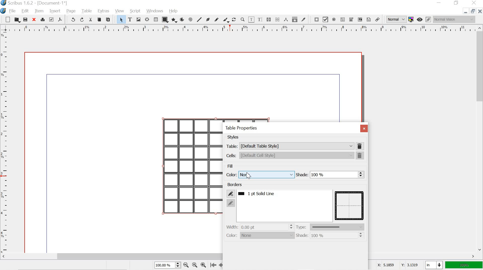 This screenshot has height=270, width=483. What do you see at coordinates (235, 185) in the screenshot?
I see `borders` at bounding box center [235, 185].